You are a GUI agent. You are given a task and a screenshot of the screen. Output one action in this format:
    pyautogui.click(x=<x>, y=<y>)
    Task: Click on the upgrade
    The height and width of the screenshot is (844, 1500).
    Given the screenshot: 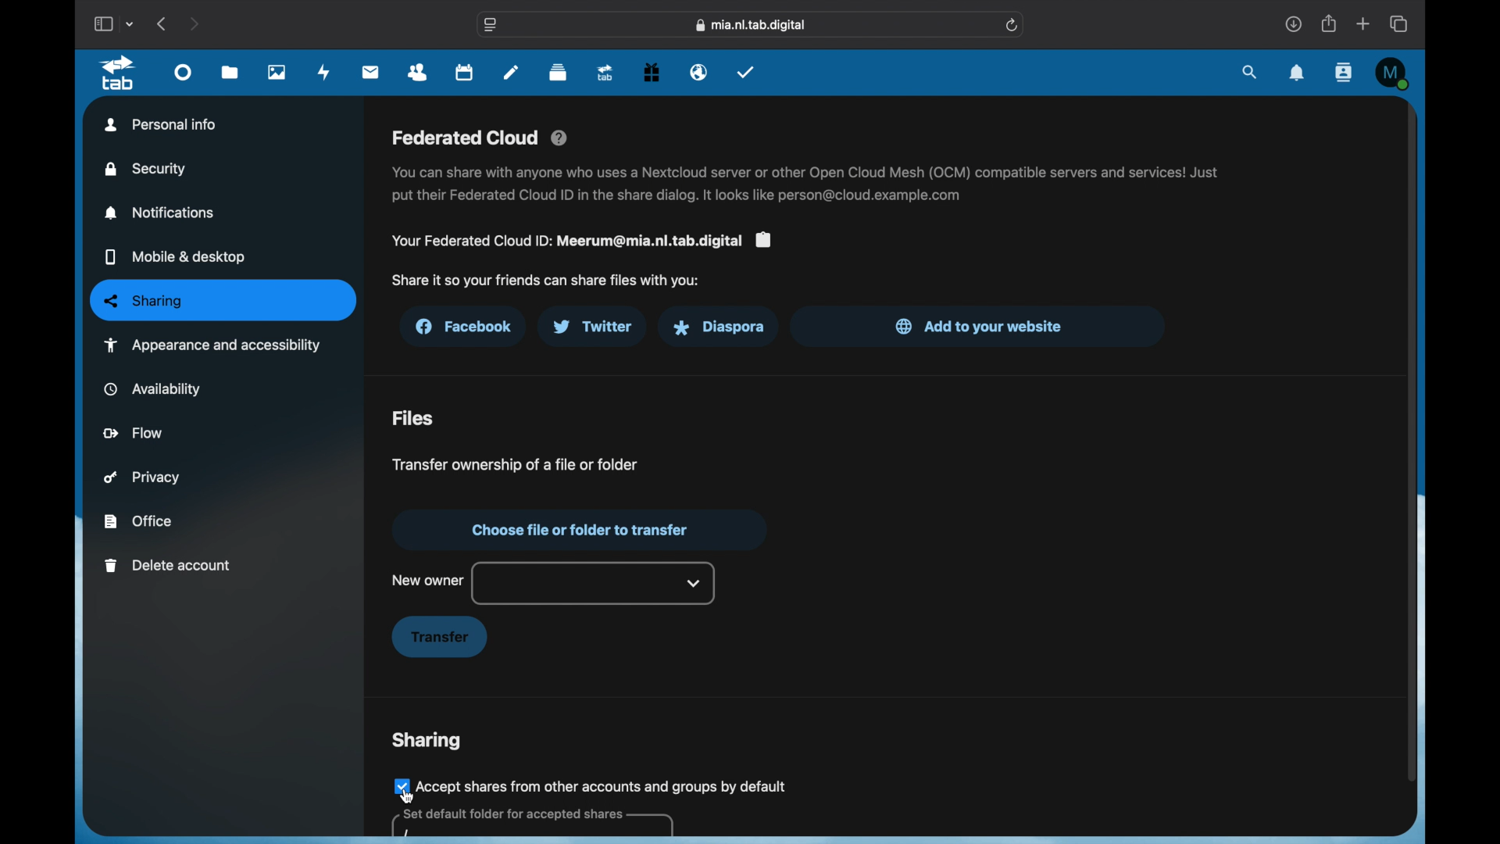 What is the action you would take?
    pyautogui.click(x=605, y=73)
    